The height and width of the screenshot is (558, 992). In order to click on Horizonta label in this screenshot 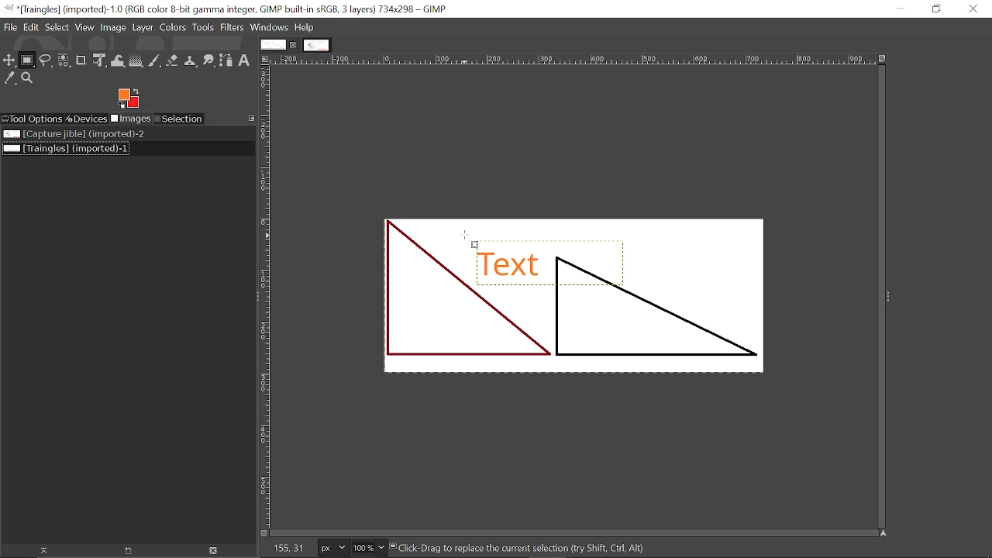, I will do `click(573, 60)`.